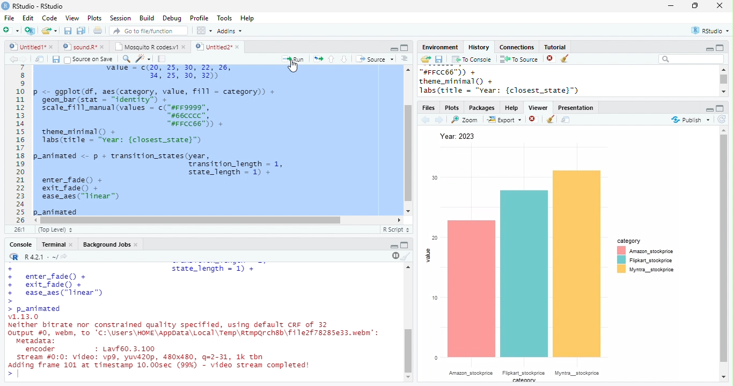 This screenshot has height=386, width=733. Describe the element at coordinates (426, 120) in the screenshot. I see `back` at that location.